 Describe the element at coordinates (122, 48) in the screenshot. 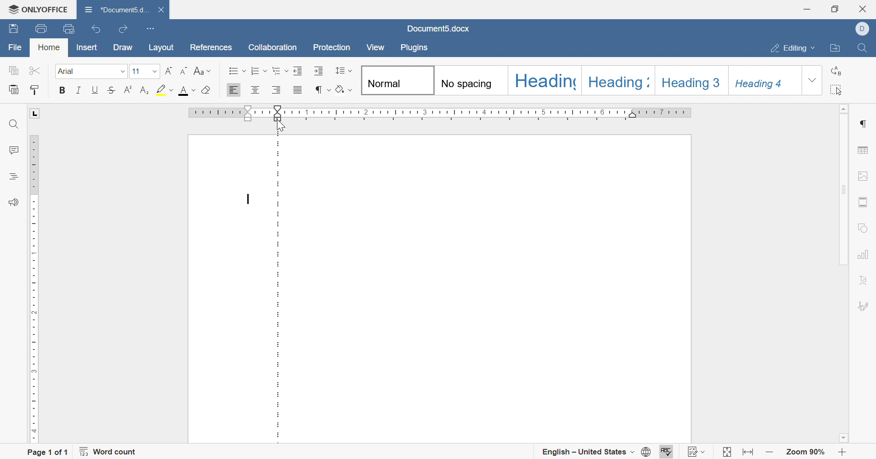

I see `draw` at that location.